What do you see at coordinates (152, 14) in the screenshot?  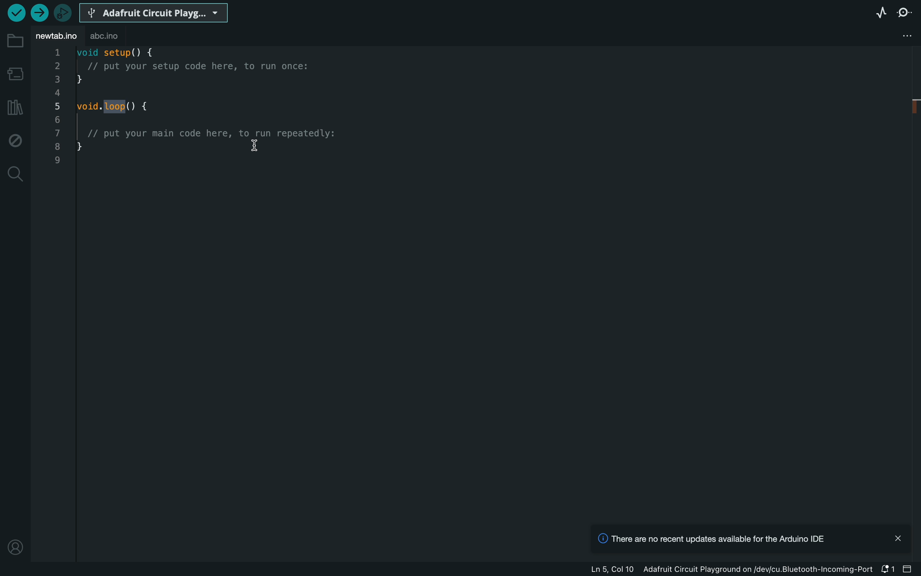 I see `Arduino Circuit Playg...` at bounding box center [152, 14].